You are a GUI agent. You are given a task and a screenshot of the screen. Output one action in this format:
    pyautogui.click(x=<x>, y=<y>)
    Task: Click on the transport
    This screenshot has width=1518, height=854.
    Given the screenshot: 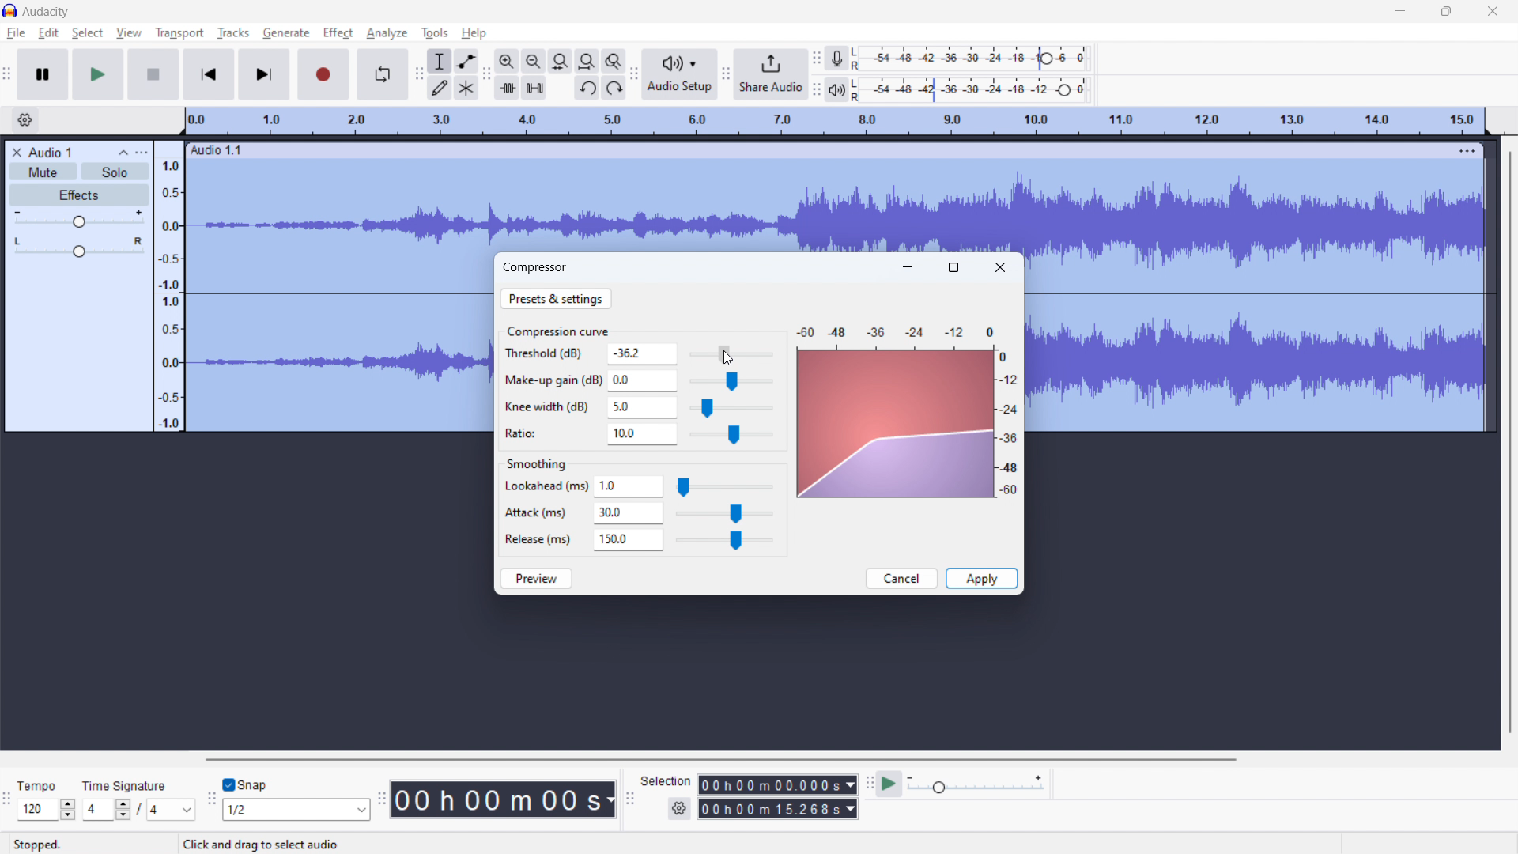 What is the action you would take?
    pyautogui.click(x=179, y=33)
    